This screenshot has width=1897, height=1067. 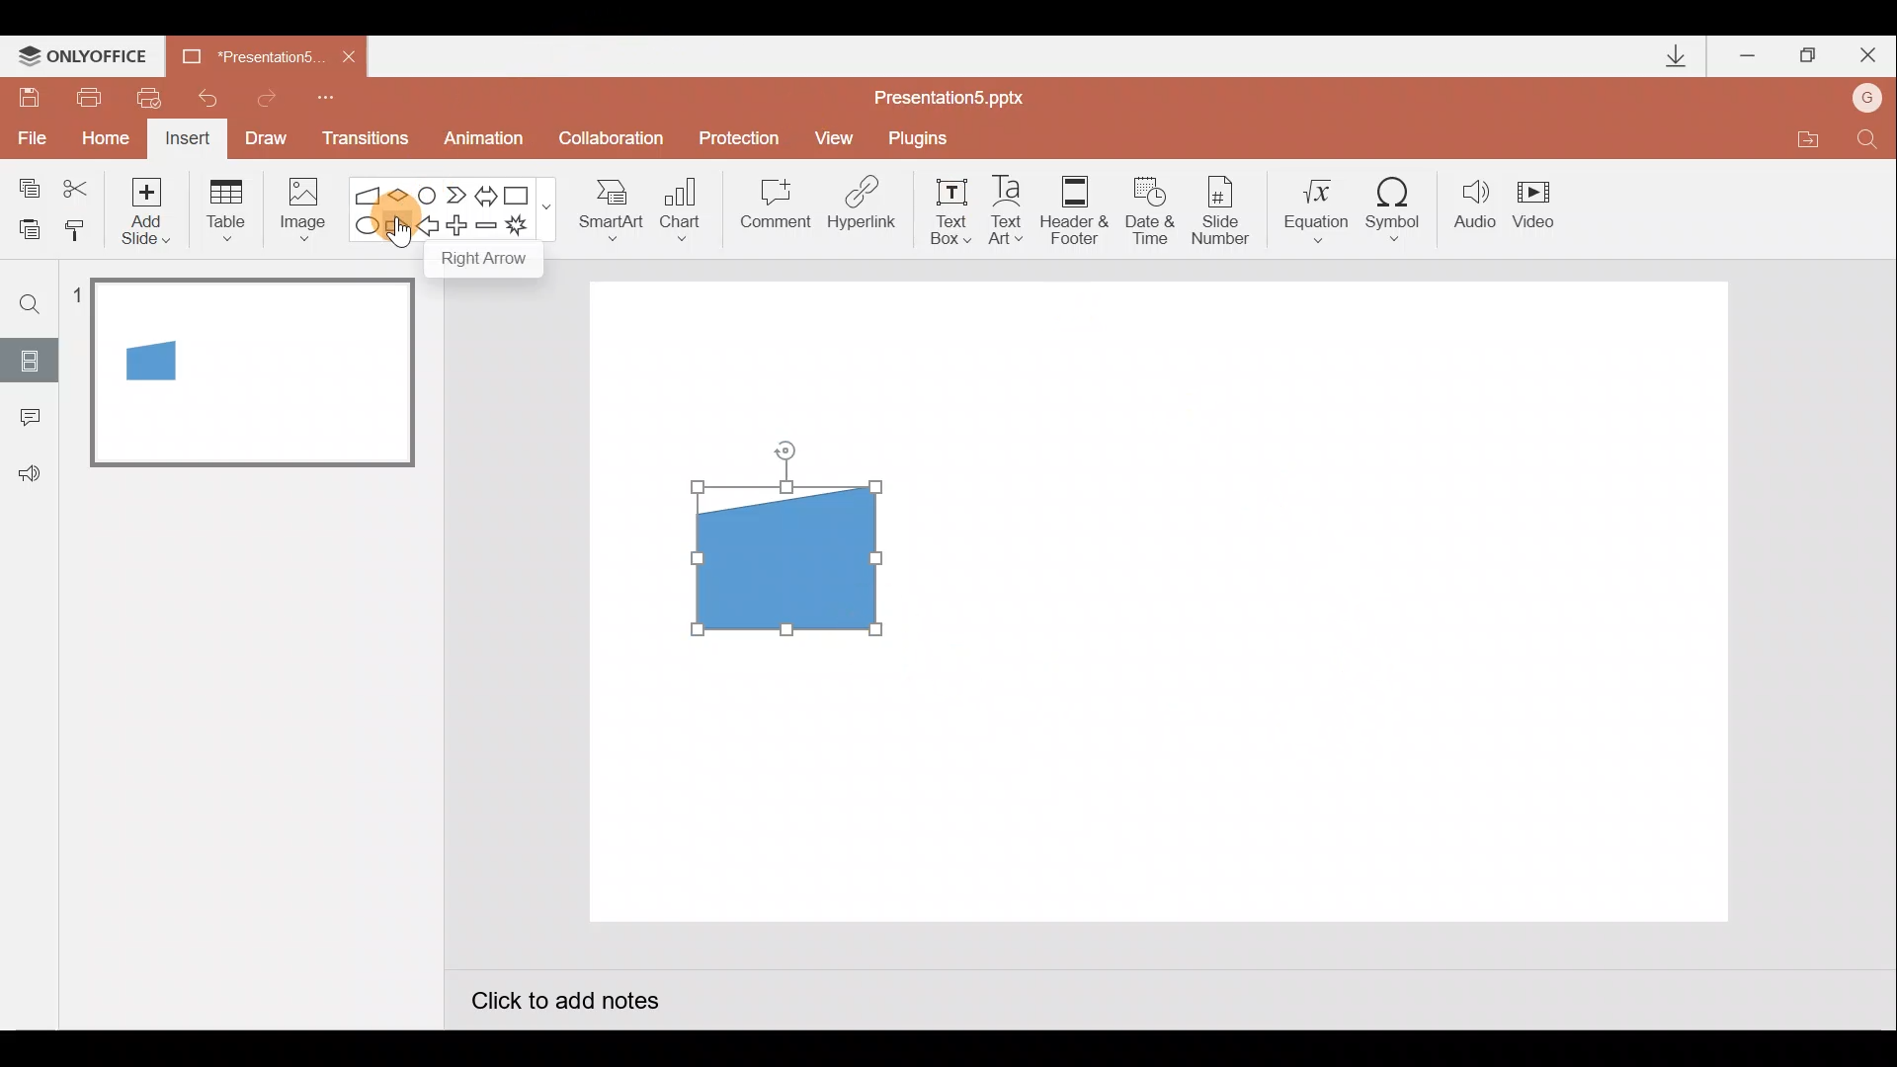 I want to click on Copy, so click(x=26, y=185).